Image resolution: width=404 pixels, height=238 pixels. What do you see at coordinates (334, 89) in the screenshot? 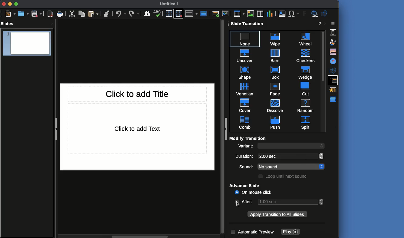
I see `Animations` at bounding box center [334, 89].